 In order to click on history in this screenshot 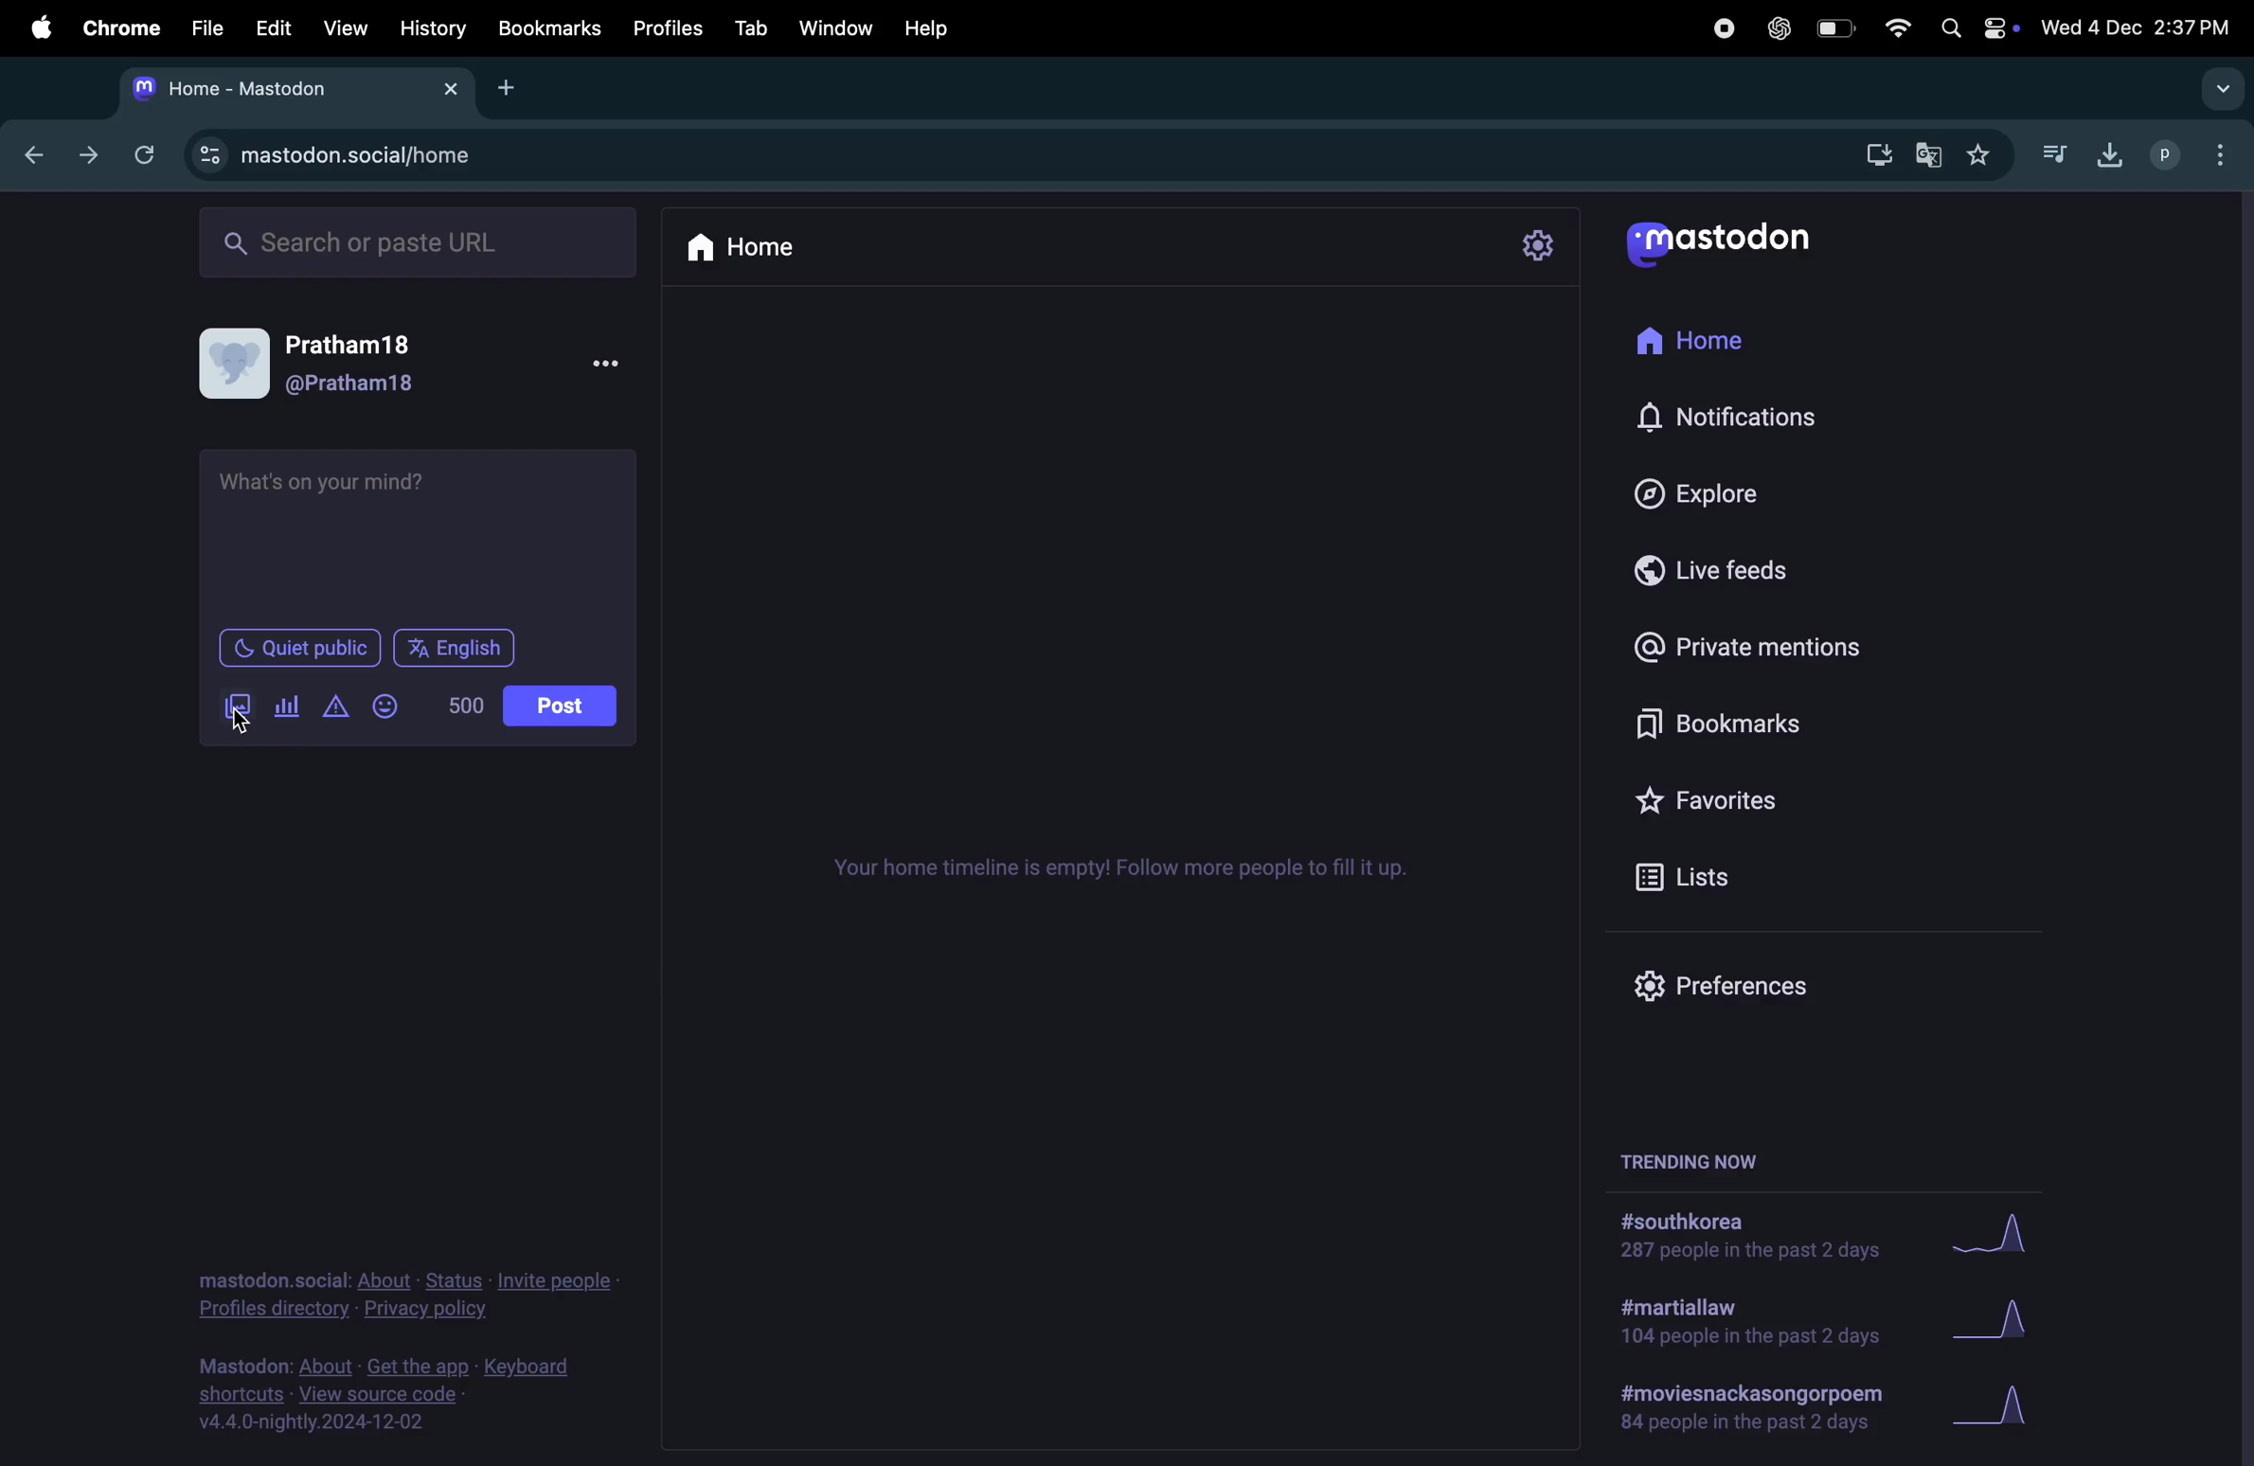, I will do `click(435, 27)`.